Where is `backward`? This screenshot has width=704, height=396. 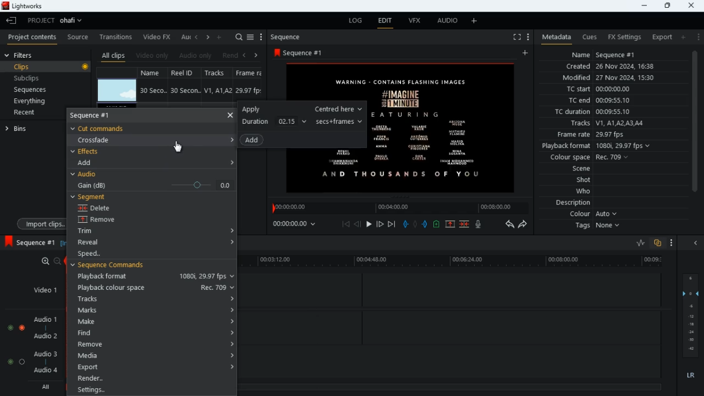
backward is located at coordinates (509, 224).